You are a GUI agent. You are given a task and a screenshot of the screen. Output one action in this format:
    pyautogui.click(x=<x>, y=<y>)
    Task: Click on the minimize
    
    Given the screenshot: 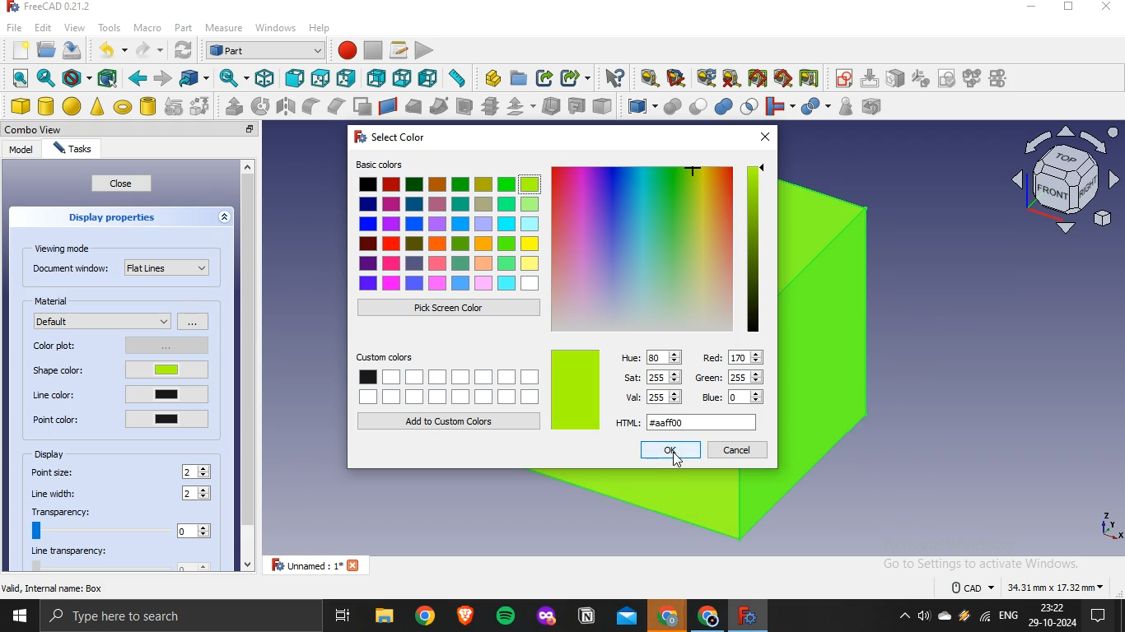 What is the action you would take?
    pyautogui.click(x=1031, y=7)
    